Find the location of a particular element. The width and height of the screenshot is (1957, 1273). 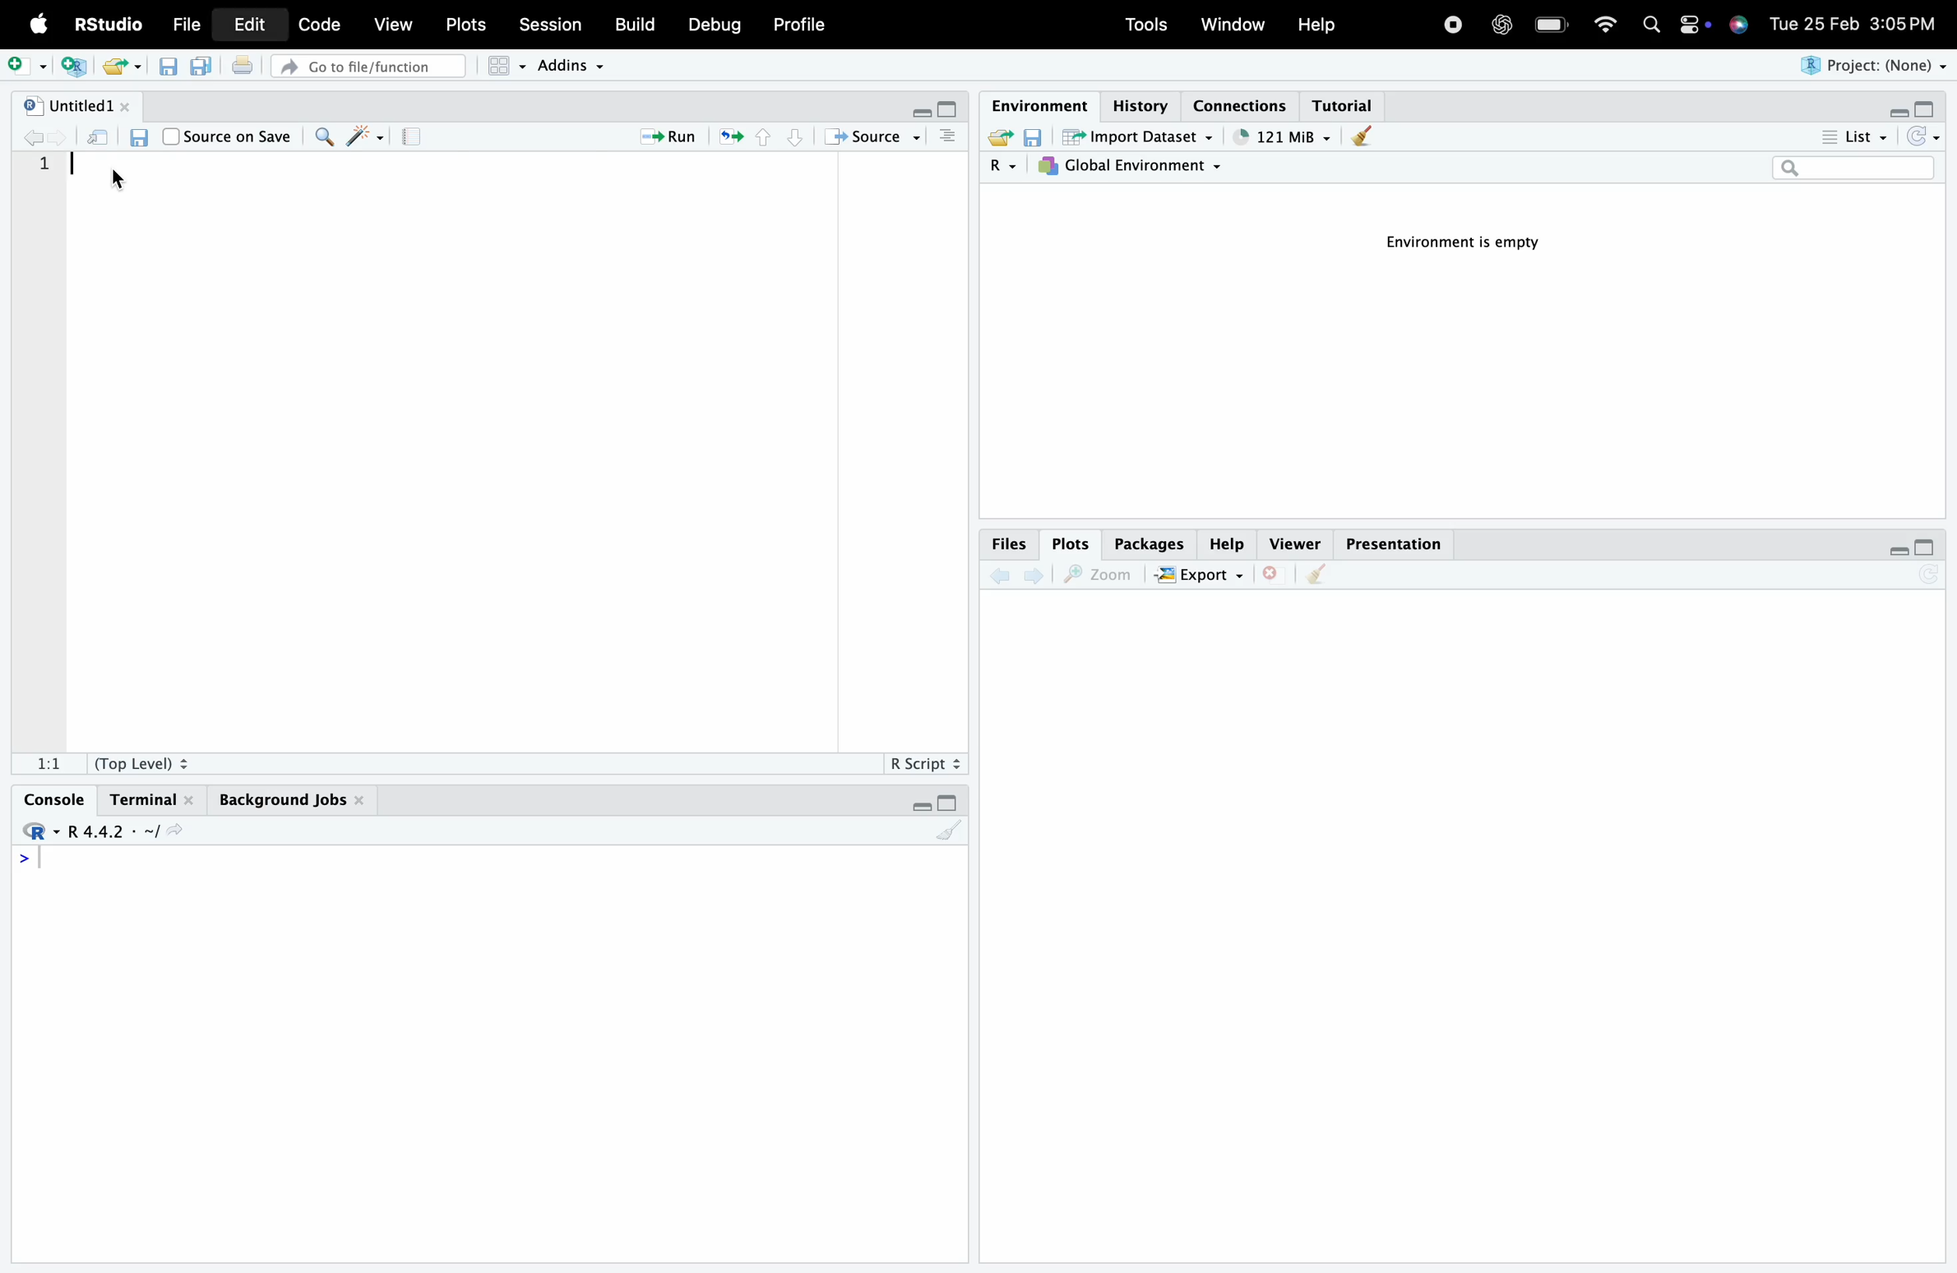

Untitled1 is located at coordinates (77, 103).